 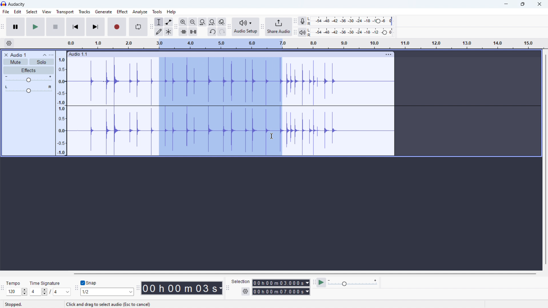 I want to click on amplitude, so click(x=61, y=103).